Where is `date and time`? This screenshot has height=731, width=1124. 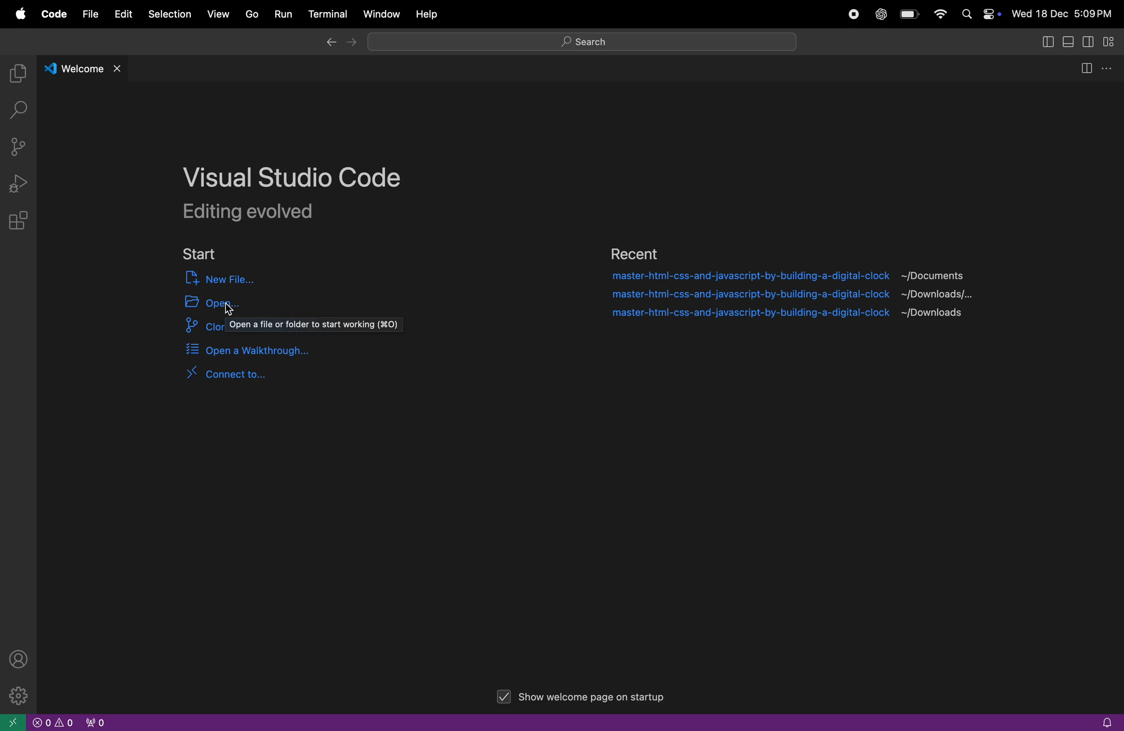 date and time is located at coordinates (1063, 15).